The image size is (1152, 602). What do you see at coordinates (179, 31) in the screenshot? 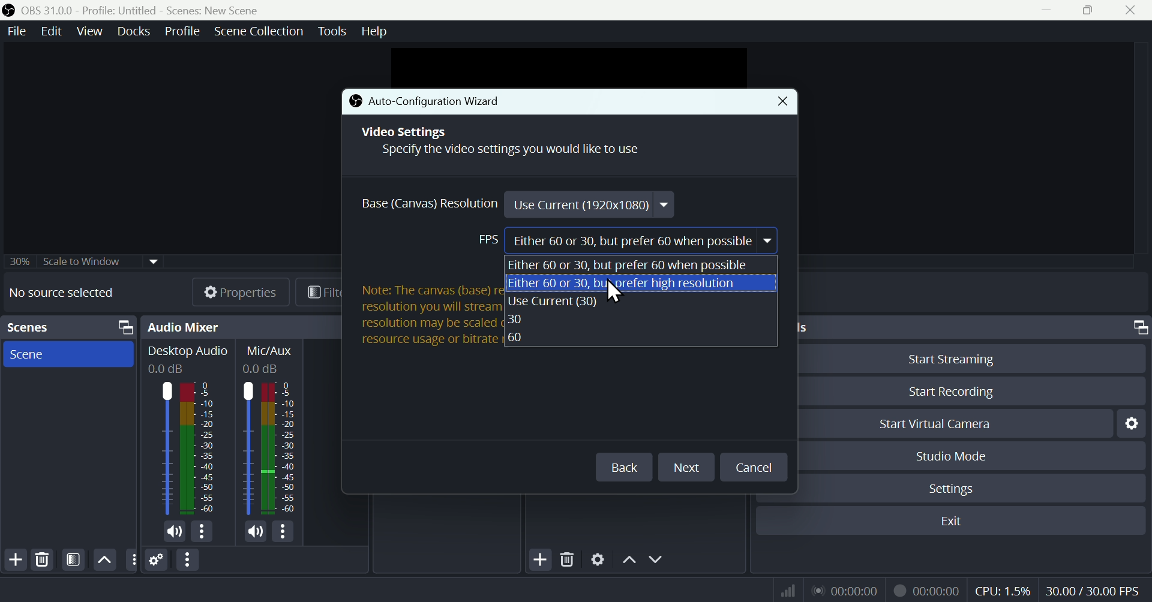
I see `Profile` at bounding box center [179, 31].